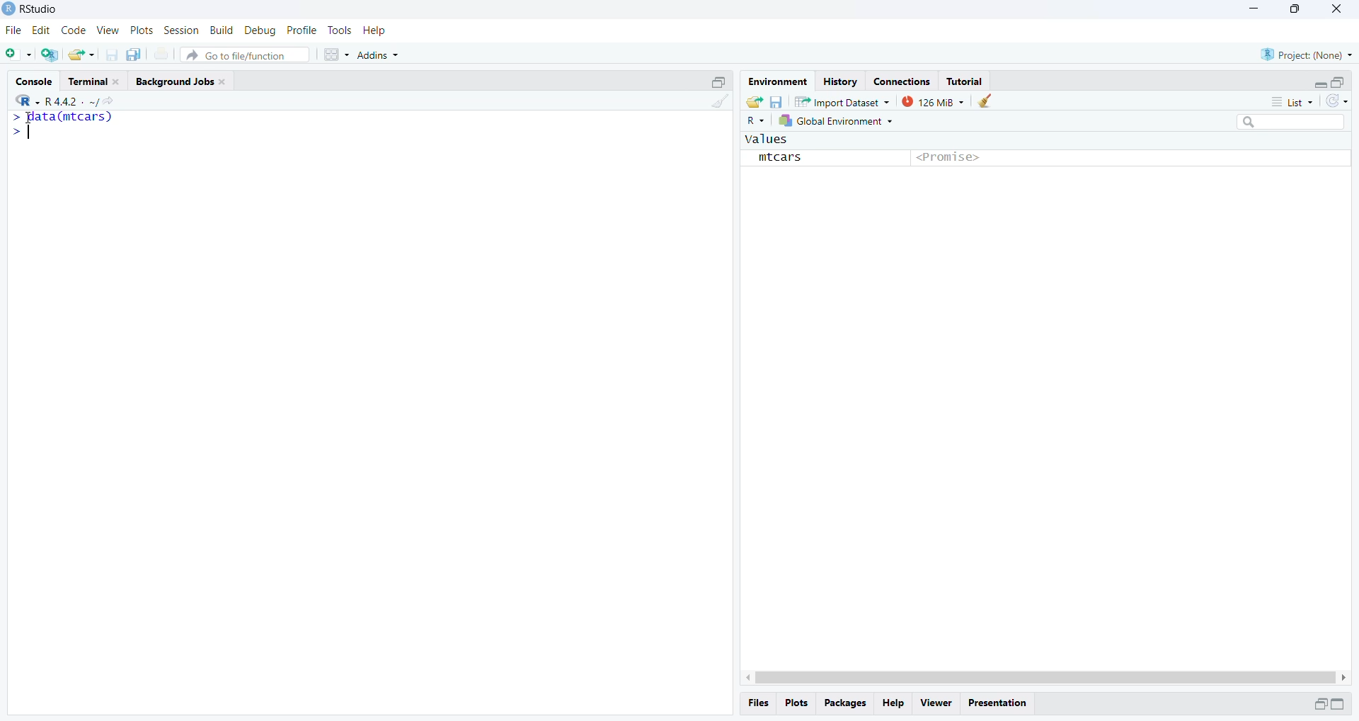  Describe the element at coordinates (718, 81) in the screenshot. I see `minimize` at that location.